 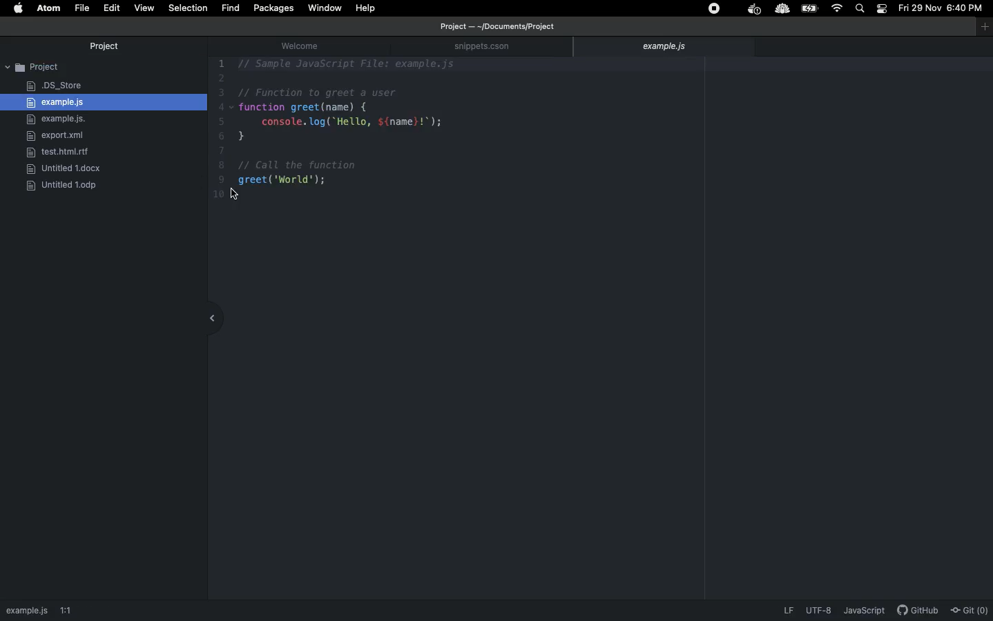 I want to click on Project, so click(x=104, y=46).